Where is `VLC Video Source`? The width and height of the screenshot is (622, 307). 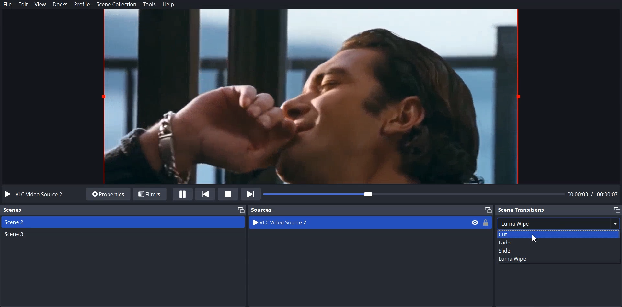
VLC Video Source is located at coordinates (36, 194).